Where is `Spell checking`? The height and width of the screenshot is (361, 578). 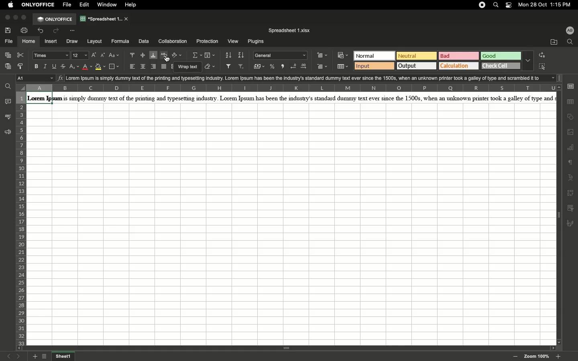 Spell checking is located at coordinates (8, 117).